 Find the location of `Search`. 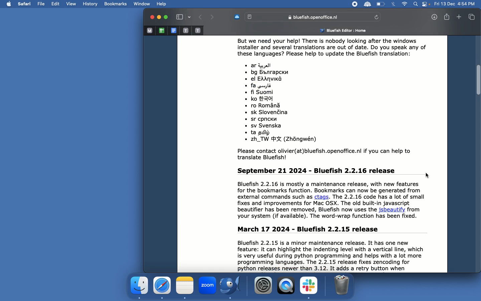

Search is located at coordinates (416, 4).